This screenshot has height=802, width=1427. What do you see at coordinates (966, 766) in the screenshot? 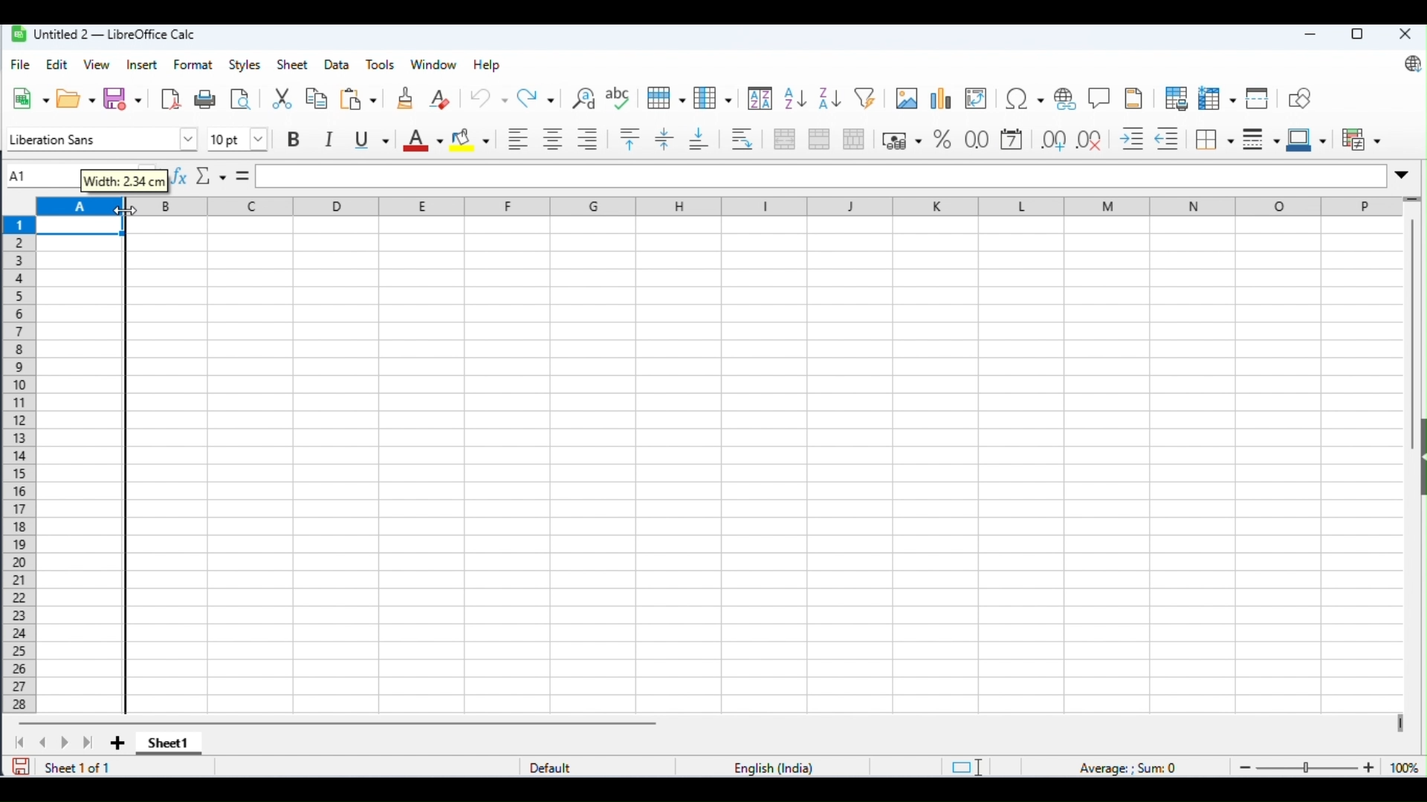
I see `standard selection` at bounding box center [966, 766].